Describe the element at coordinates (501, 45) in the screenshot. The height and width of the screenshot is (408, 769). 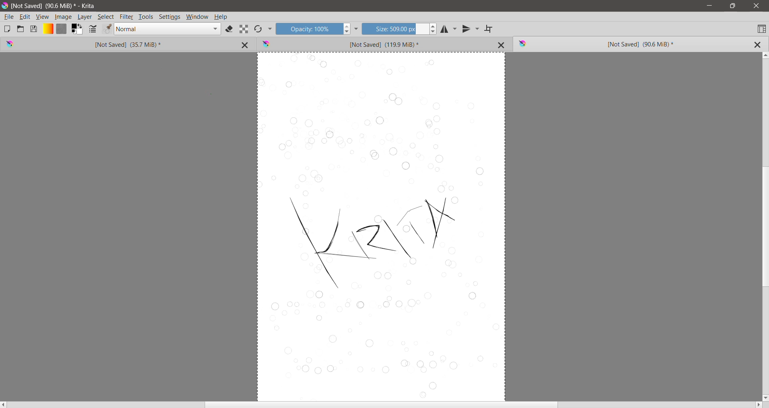
I see `Close Tab` at that location.